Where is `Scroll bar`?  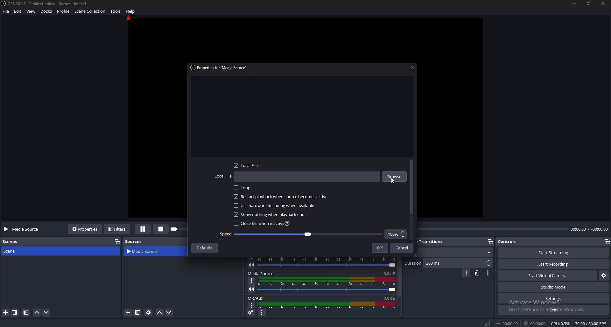 Scroll bar is located at coordinates (412, 188).